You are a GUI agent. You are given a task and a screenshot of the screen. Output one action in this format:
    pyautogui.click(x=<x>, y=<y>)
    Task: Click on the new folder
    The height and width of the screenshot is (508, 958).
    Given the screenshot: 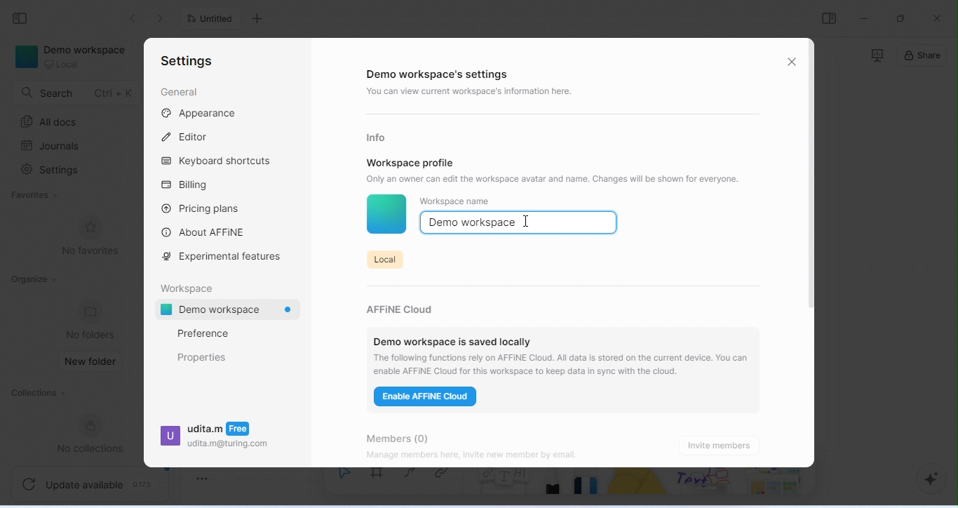 What is the action you would take?
    pyautogui.click(x=92, y=362)
    